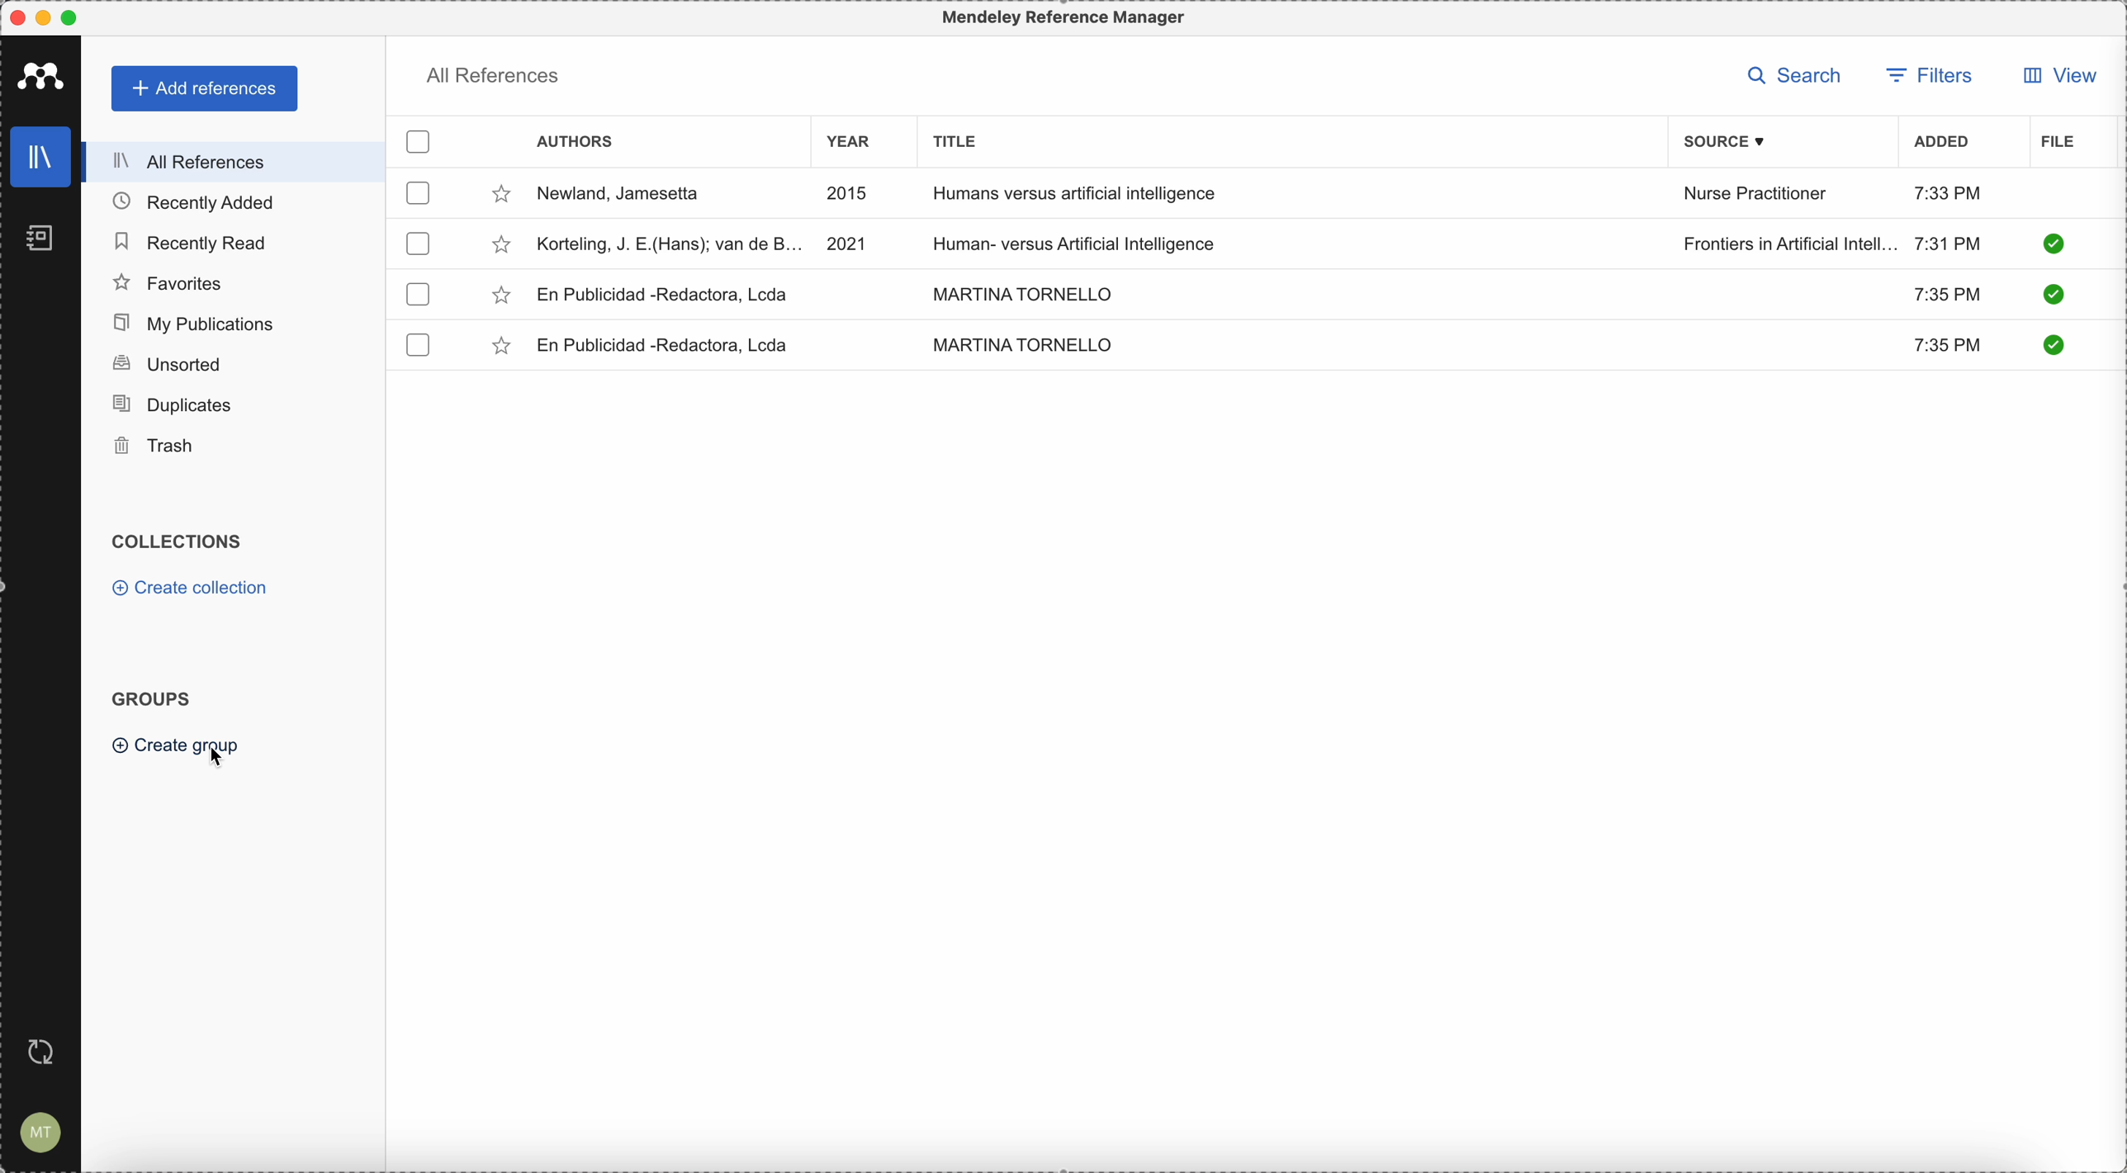 The width and height of the screenshot is (2127, 1173). I want to click on click on create group, so click(154, 747).